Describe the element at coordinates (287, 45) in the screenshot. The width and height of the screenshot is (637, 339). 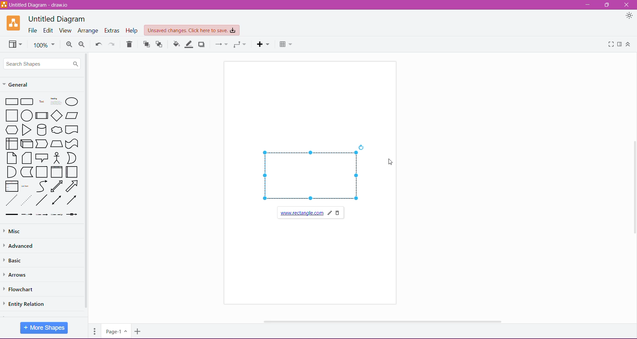
I see `Table` at that location.